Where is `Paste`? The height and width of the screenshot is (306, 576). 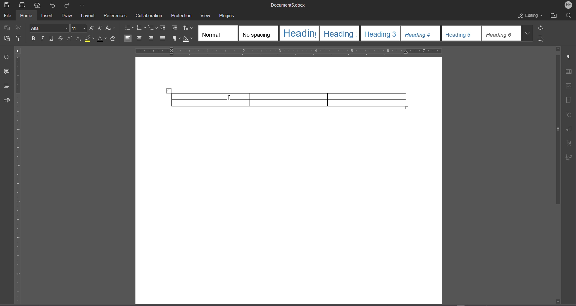
Paste is located at coordinates (6, 39).